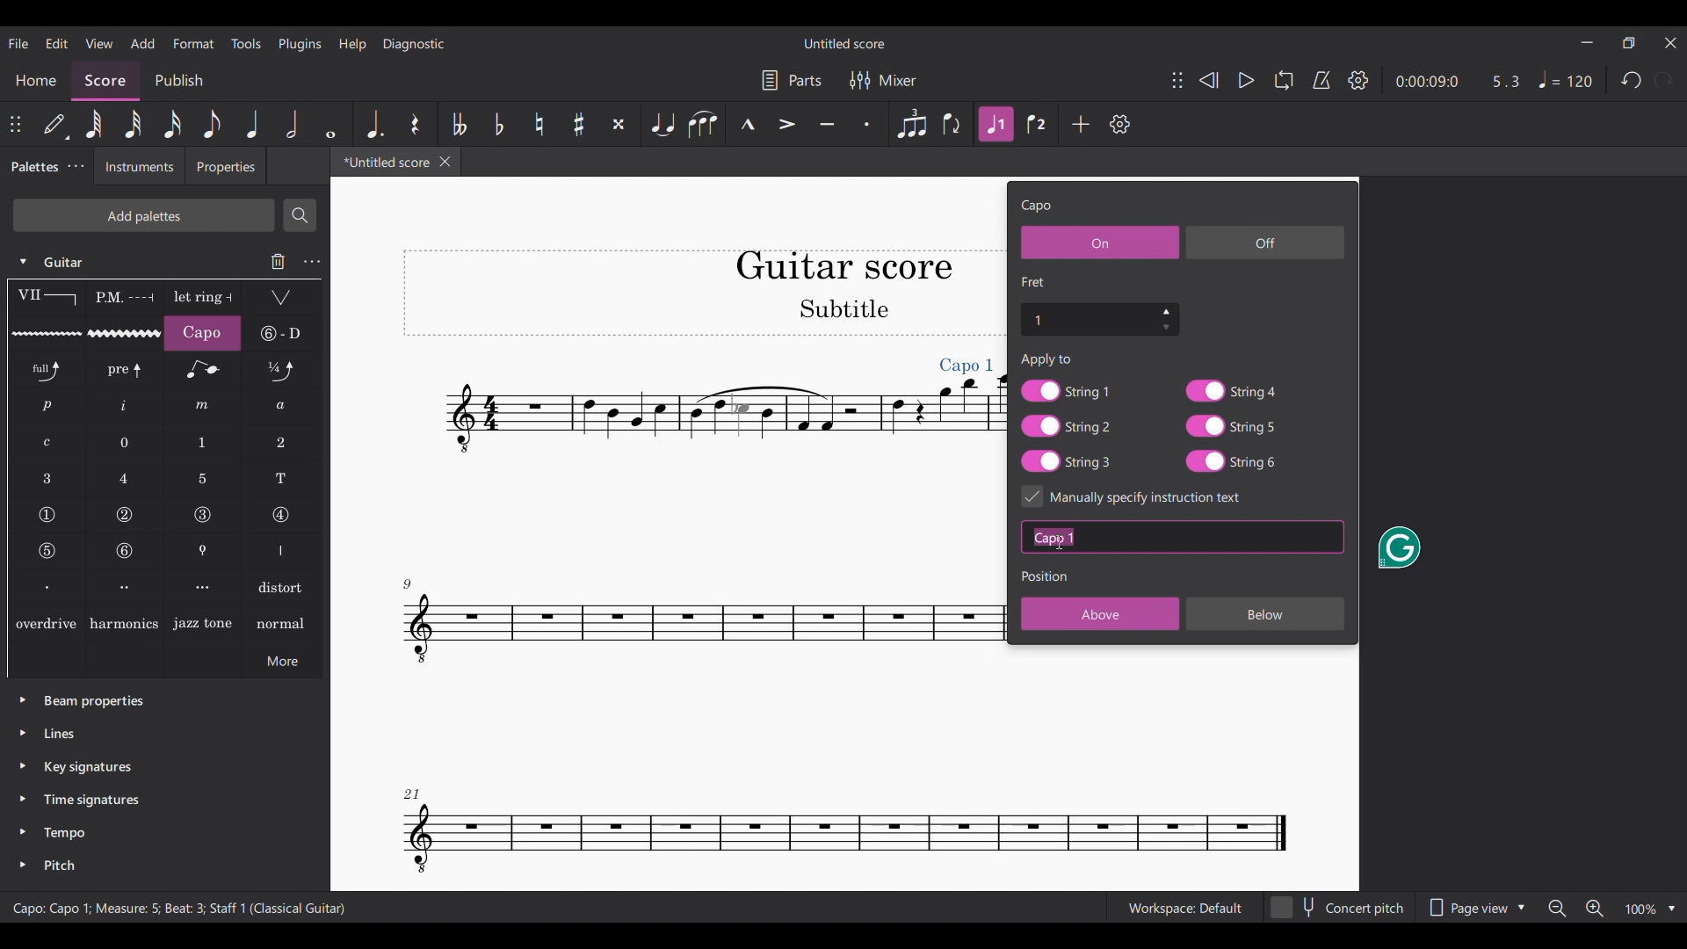 Image resolution: width=1687 pixels, height=949 pixels. Describe the element at coordinates (300, 215) in the screenshot. I see `Search` at that location.